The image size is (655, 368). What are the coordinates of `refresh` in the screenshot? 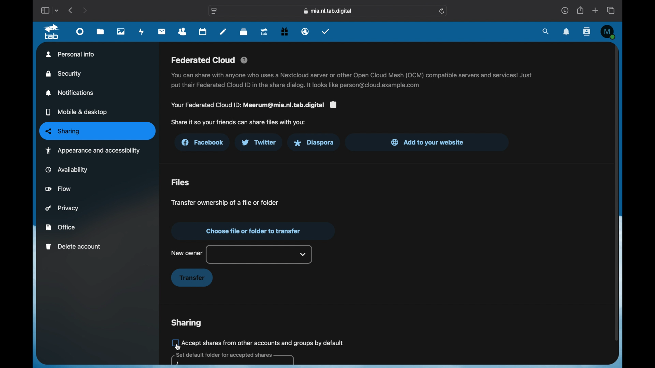 It's located at (442, 11).